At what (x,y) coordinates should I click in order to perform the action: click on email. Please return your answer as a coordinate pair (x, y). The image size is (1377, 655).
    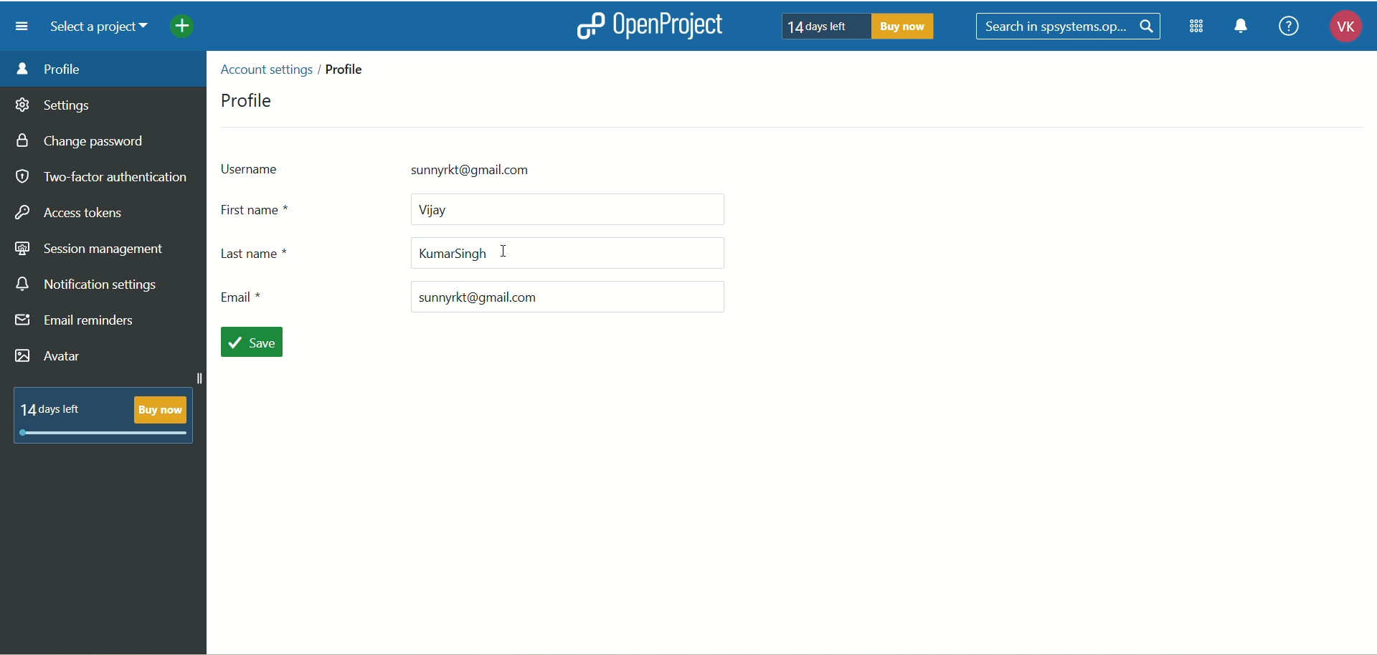
    Looking at the image, I should click on (468, 297).